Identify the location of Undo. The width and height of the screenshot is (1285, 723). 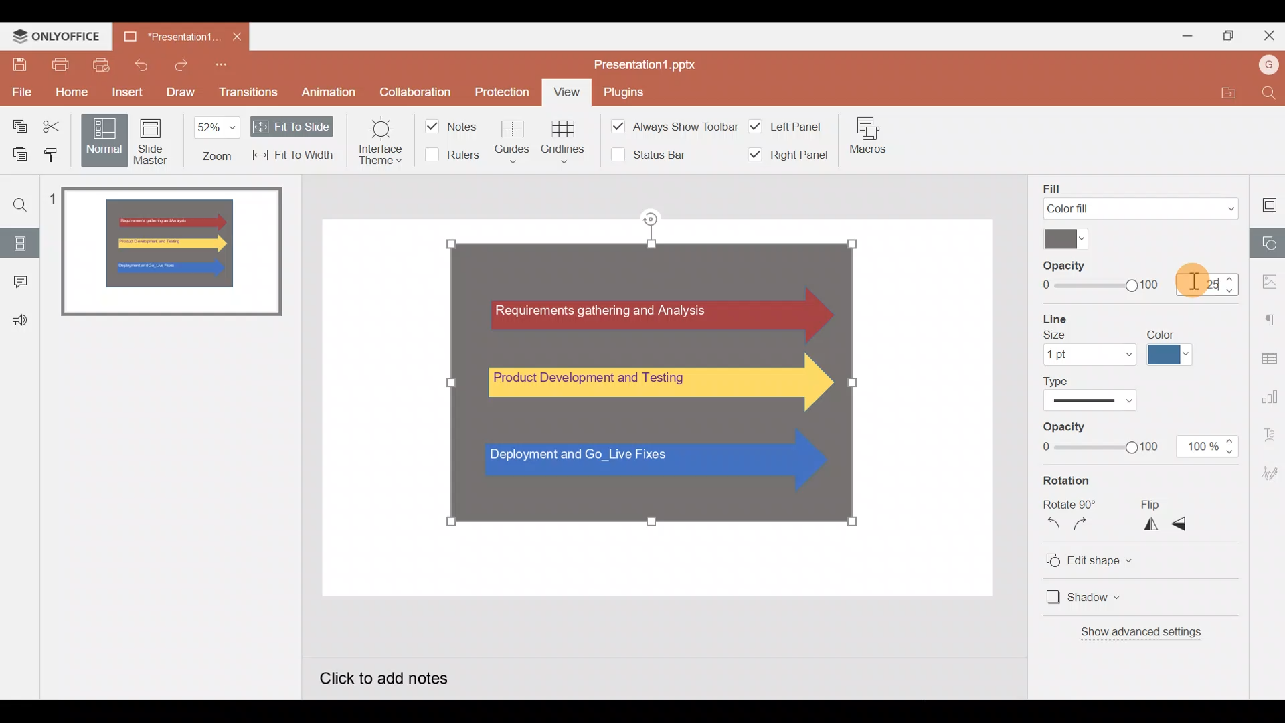
(143, 64).